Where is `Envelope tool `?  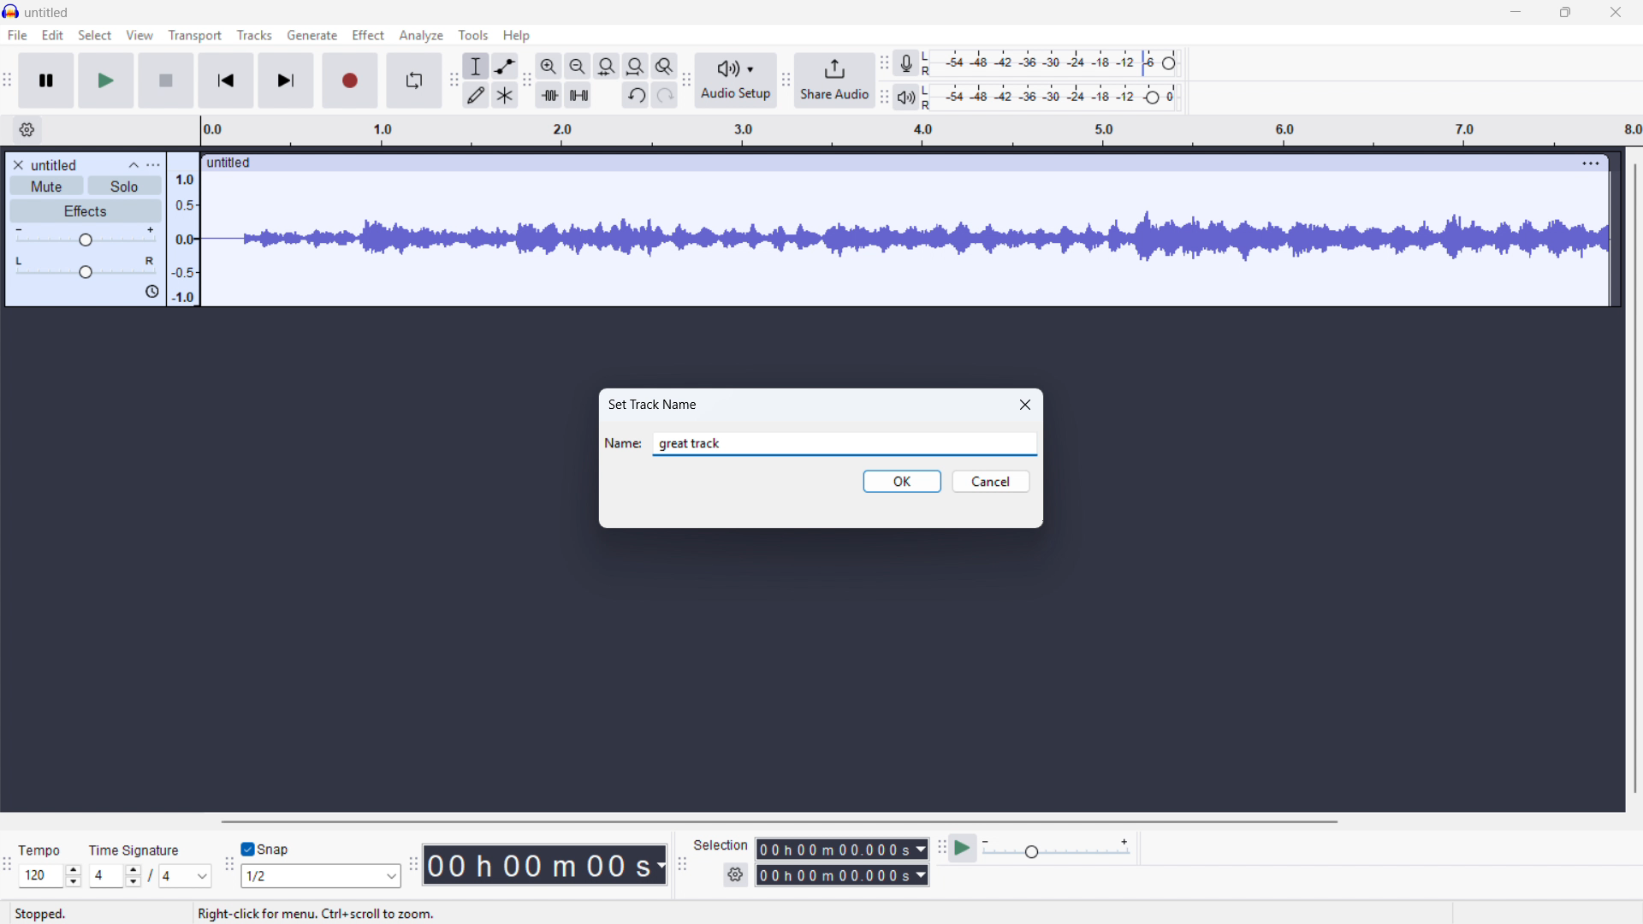 Envelope tool  is located at coordinates (505, 65).